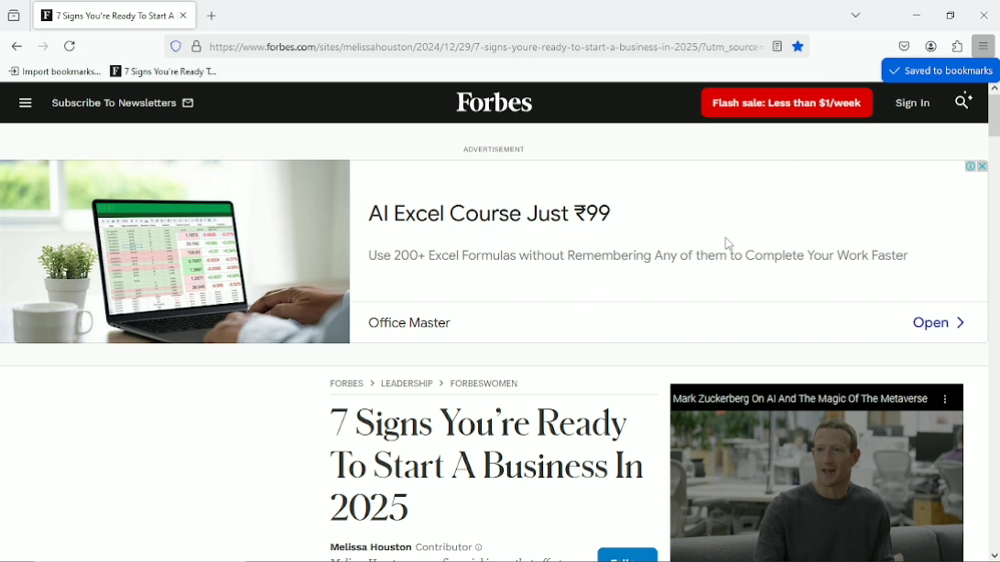 Image resolution: width=1000 pixels, height=562 pixels. Describe the element at coordinates (166, 72) in the screenshot. I see `Bookmark` at that location.